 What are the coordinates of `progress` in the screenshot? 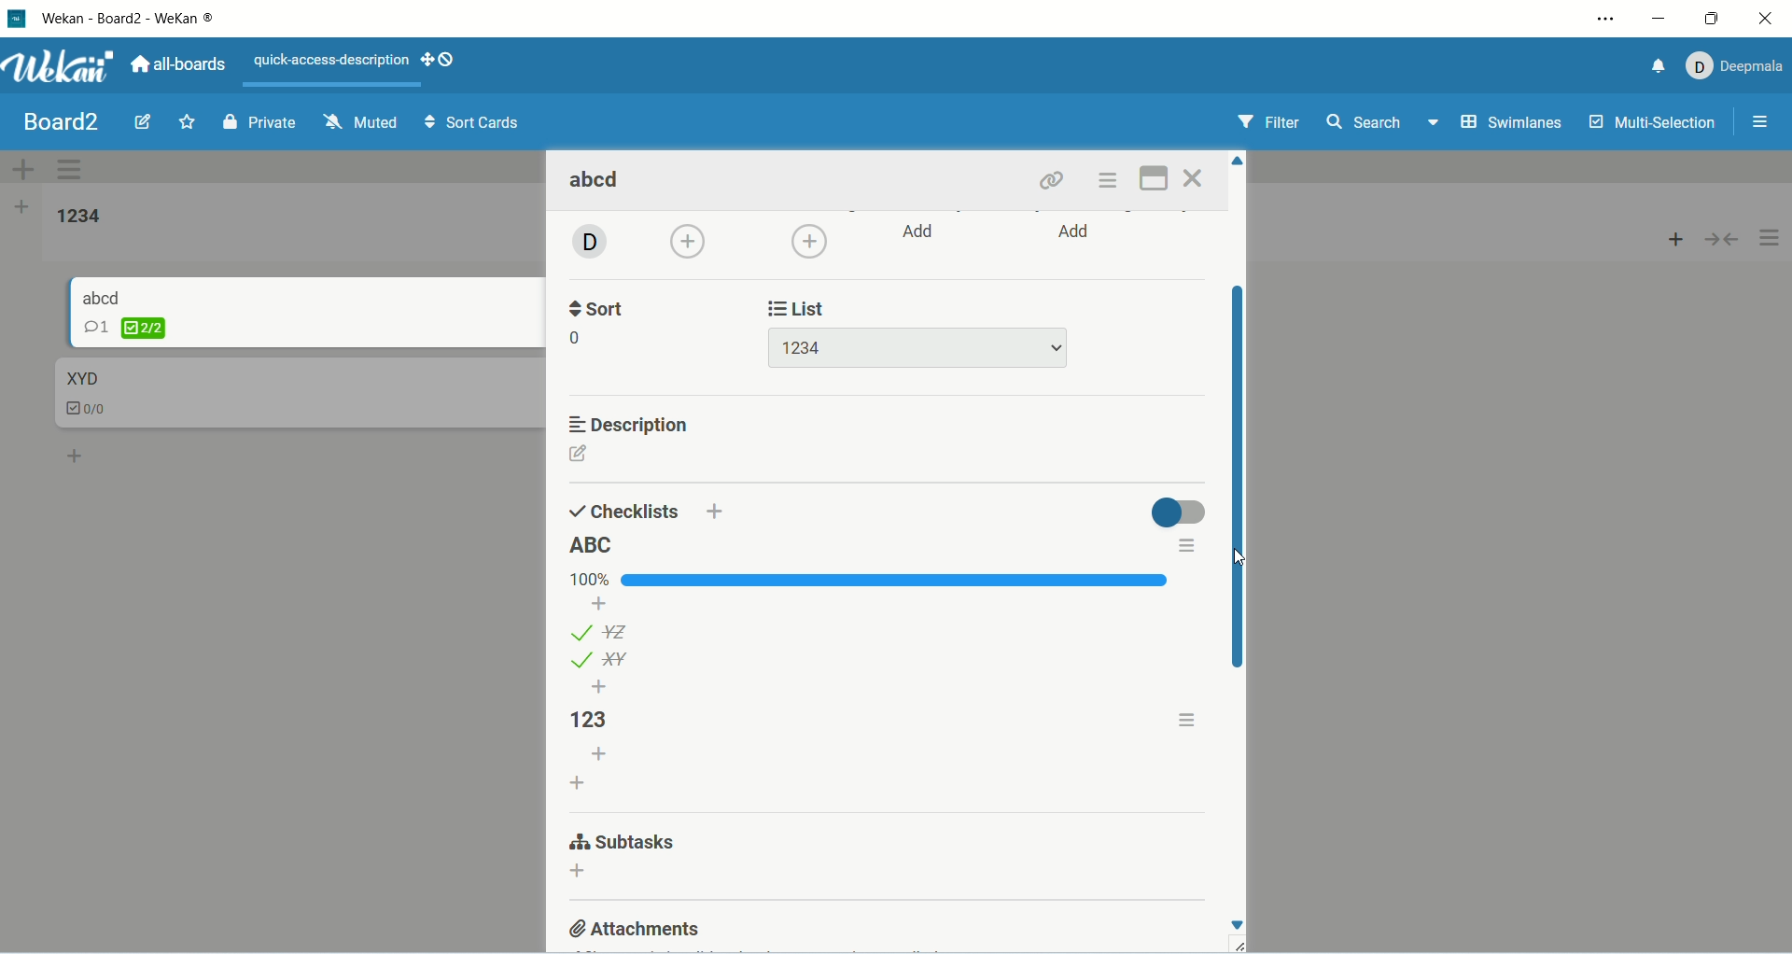 It's located at (872, 580).